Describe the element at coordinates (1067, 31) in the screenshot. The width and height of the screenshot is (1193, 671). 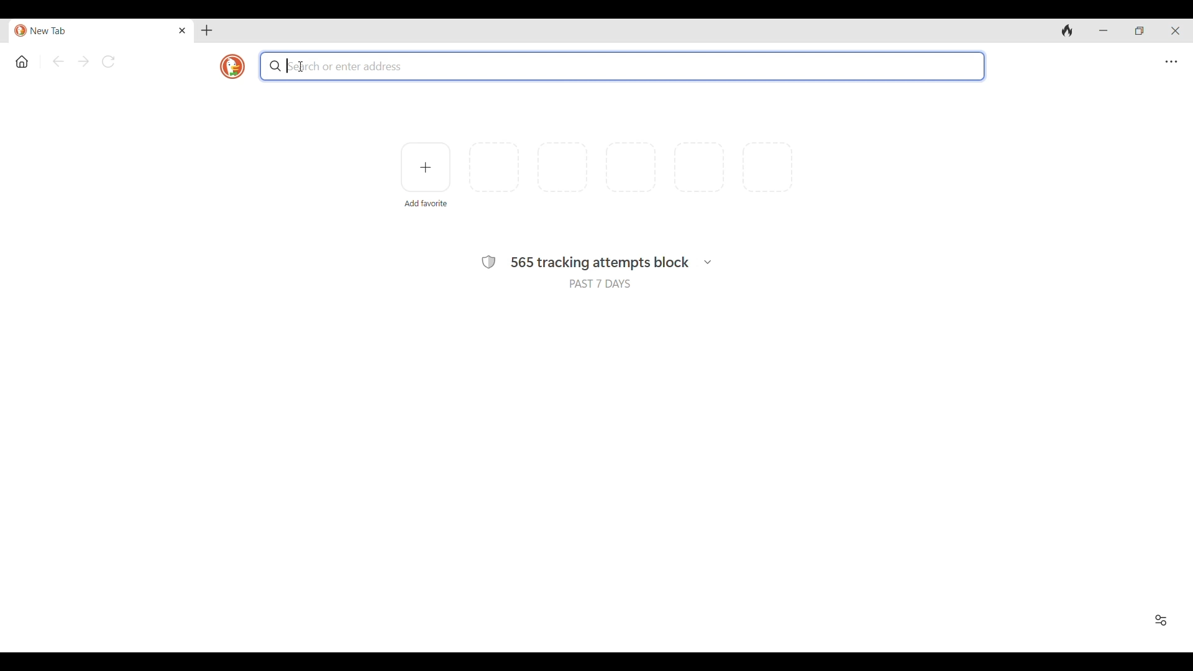
I see `Clear browsing history` at that location.